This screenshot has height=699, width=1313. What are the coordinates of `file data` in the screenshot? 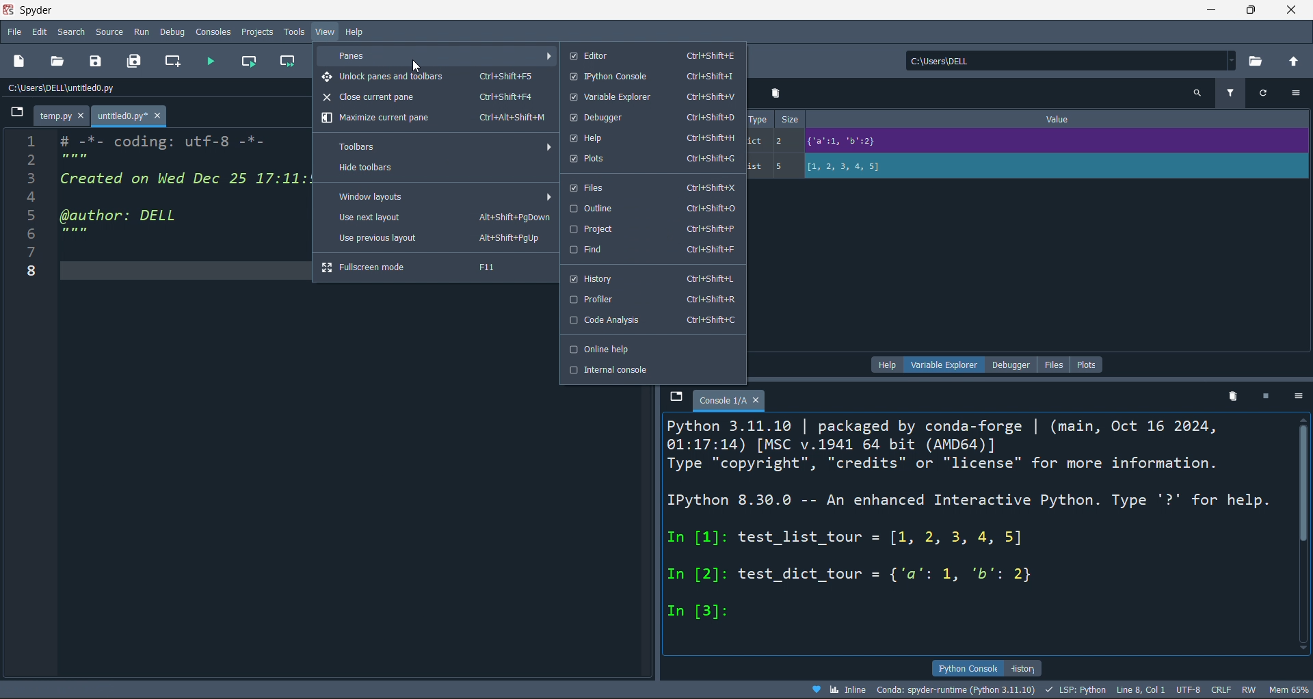 It's located at (658, 689).